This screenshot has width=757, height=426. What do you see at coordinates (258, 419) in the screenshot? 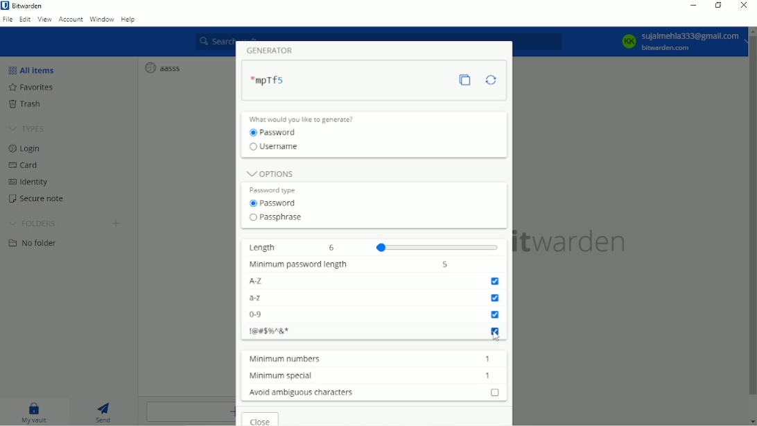
I see `Close` at bounding box center [258, 419].